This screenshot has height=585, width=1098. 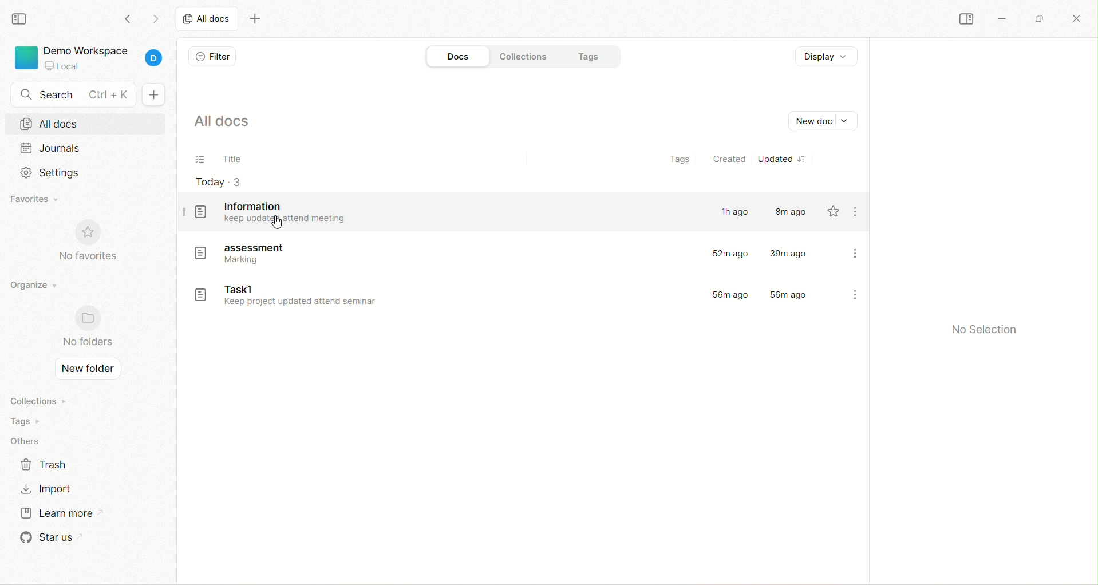 What do you see at coordinates (966, 18) in the screenshot?
I see `collapse sidebar` at bounding box center [966, 18].